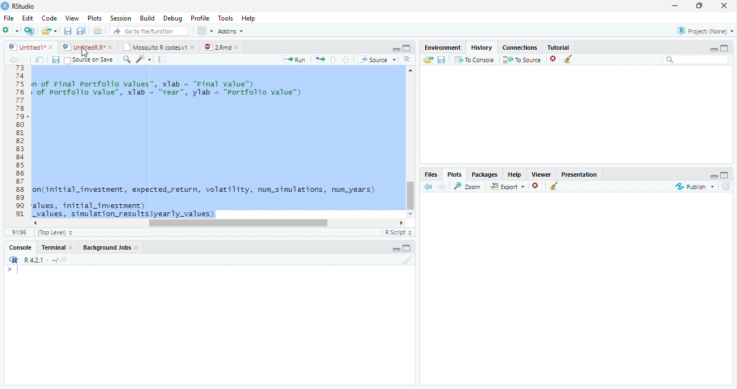 This screenshot has width=737, height=389. Describe the element at coordinates (127, 59) in the screenshot. I see `Find and replace` at that location.